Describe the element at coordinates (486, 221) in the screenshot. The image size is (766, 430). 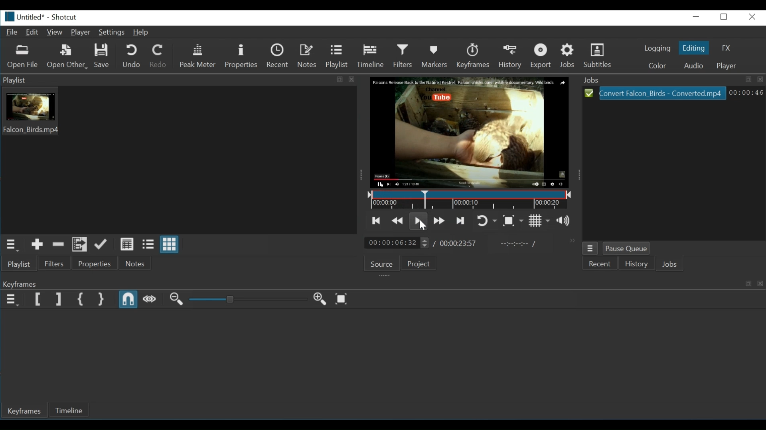
I see `Toggle player loop` at that location.